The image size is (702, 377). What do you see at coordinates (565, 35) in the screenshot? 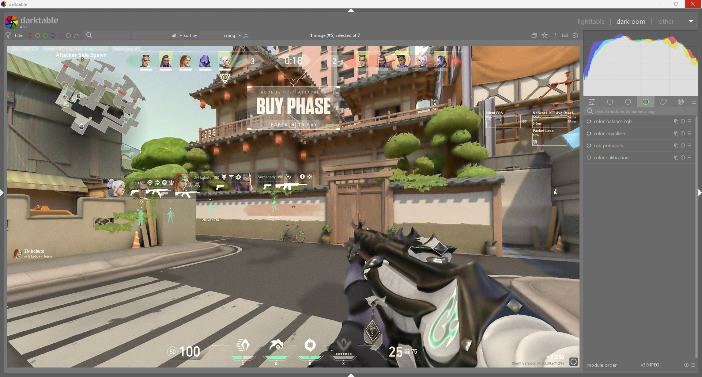
I see `keyboars shortcut` at bounding box center [565, 35].